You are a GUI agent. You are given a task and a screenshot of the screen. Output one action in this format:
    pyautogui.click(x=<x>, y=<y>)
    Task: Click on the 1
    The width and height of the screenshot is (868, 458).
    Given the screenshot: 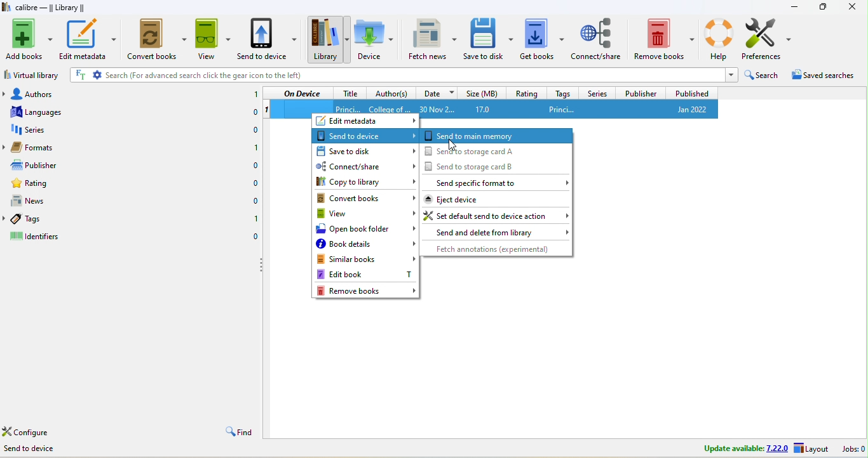 What is the action you would take?
    pyautogui.click(x=254, y=95)
    